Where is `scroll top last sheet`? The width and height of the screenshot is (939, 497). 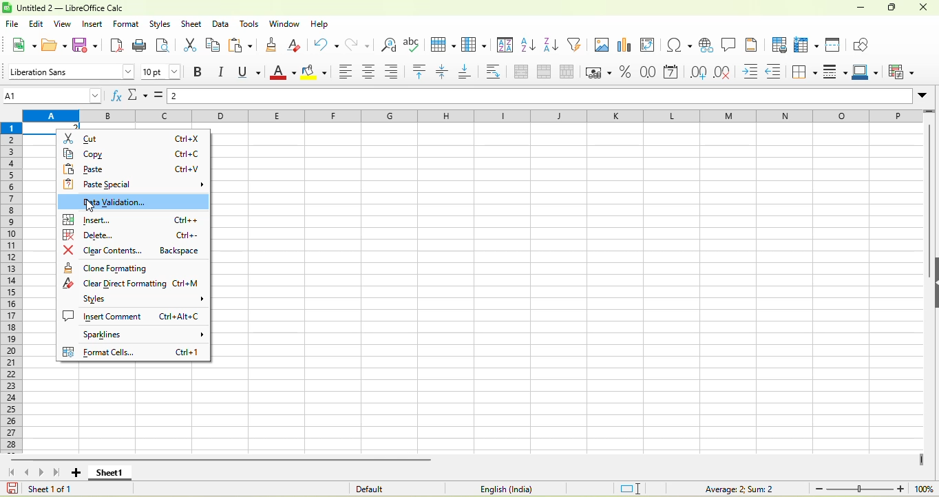 scroll top last sheet is located at coordinates (59, 472).